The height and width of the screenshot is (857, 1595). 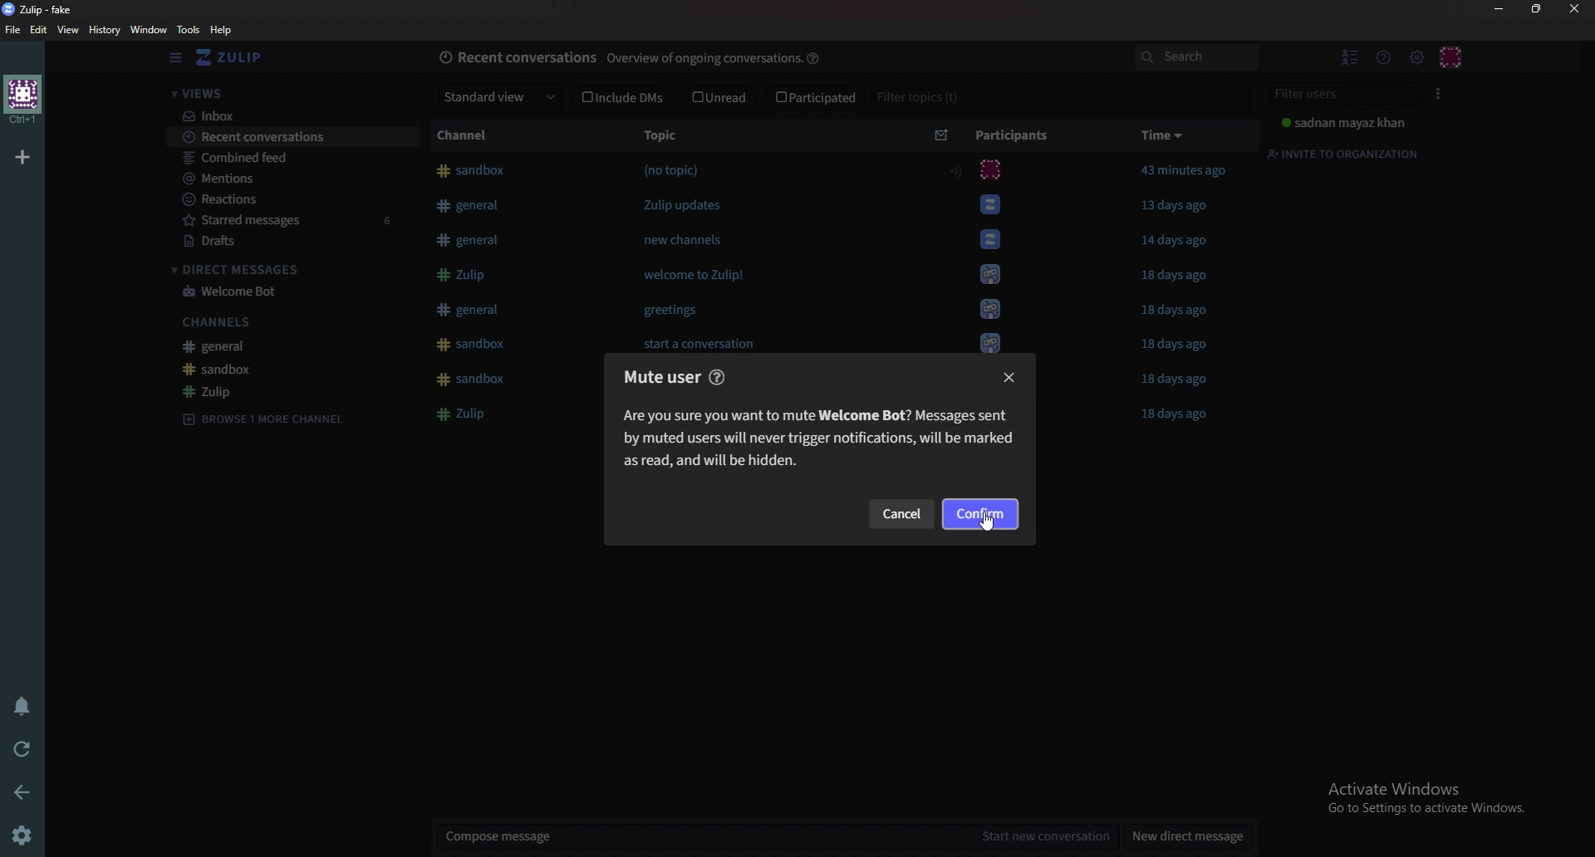 I want to click on settings, so click(x=20, y=835).